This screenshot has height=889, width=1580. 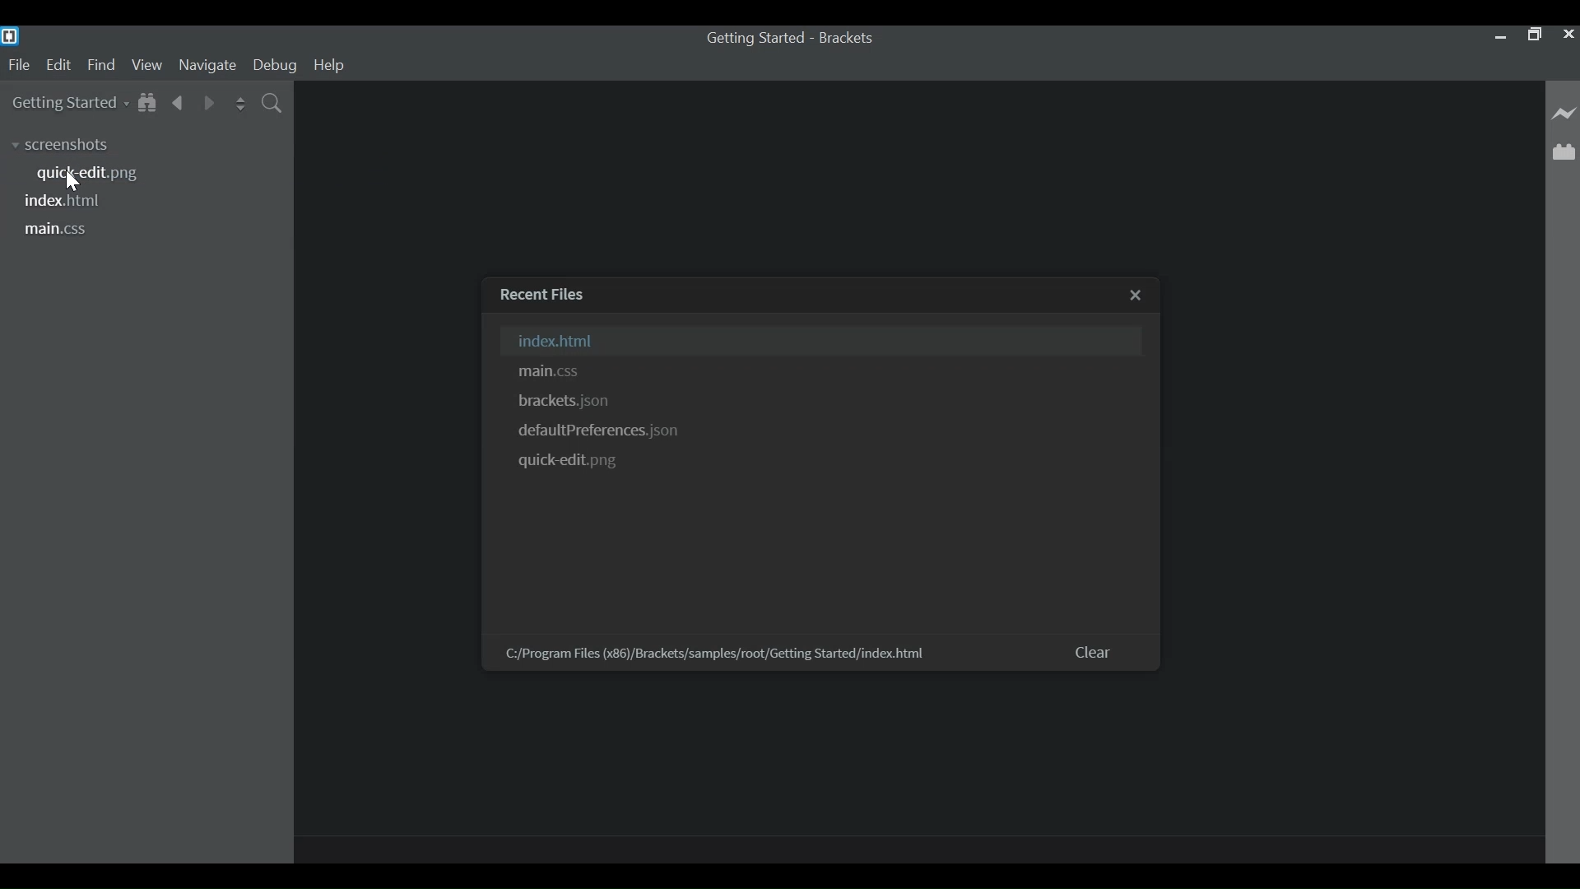 I want to click on brackets.json, so click(x=566, y=403).